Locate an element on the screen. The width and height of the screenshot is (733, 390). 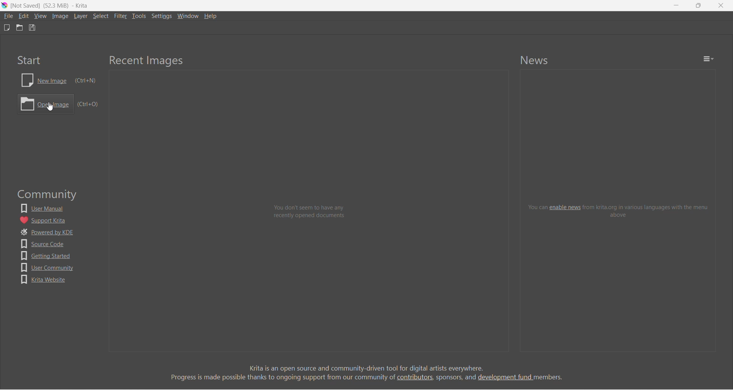
save is located at coordinates (32, 27).